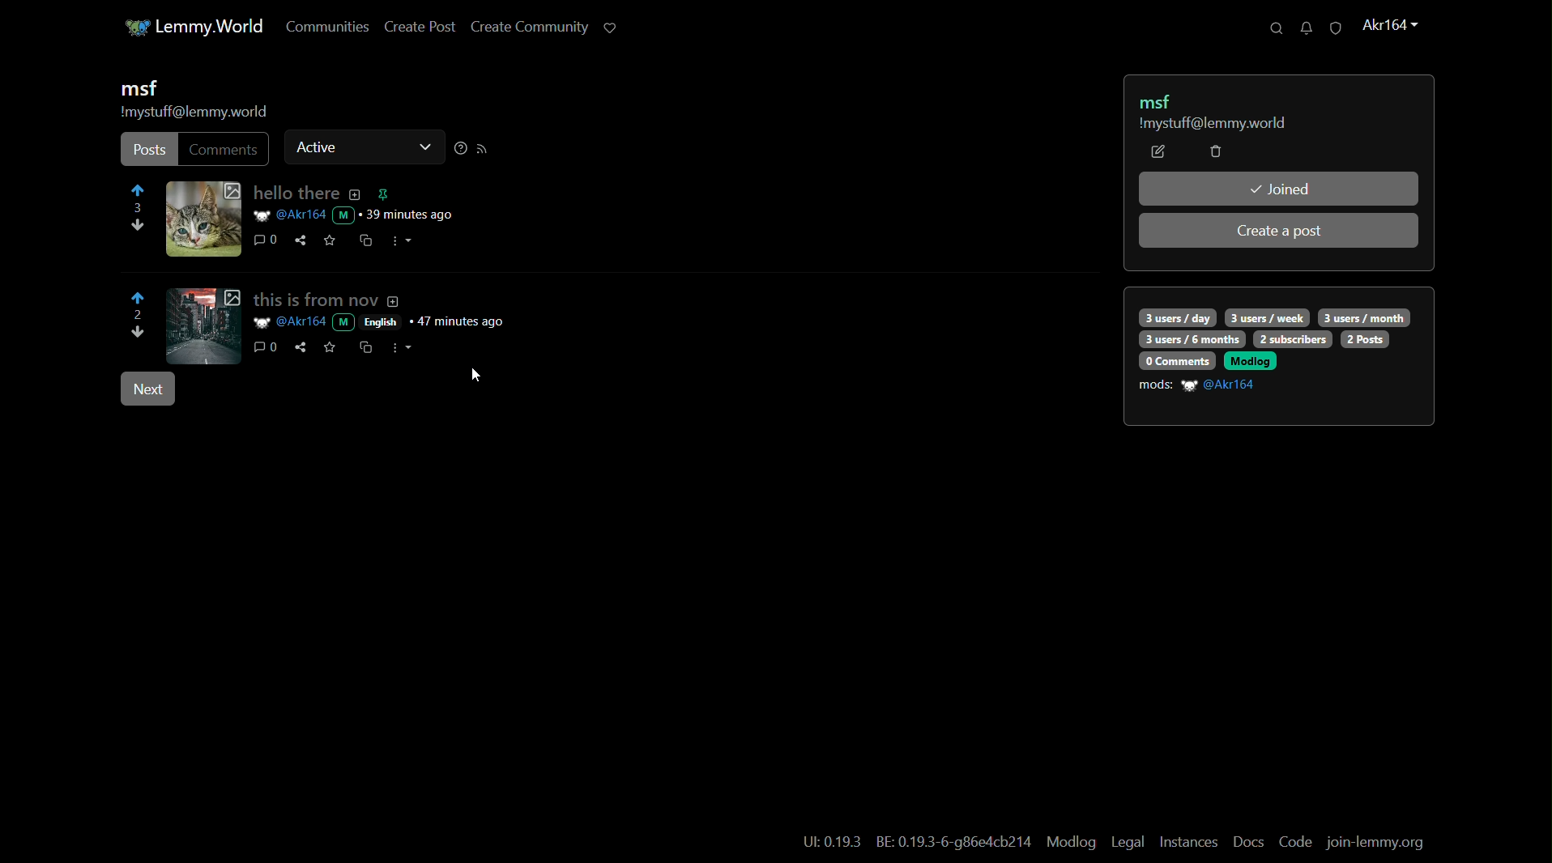  Describe the element at coordinates (194, 113) in the screenshot. I see `community server` at that location.